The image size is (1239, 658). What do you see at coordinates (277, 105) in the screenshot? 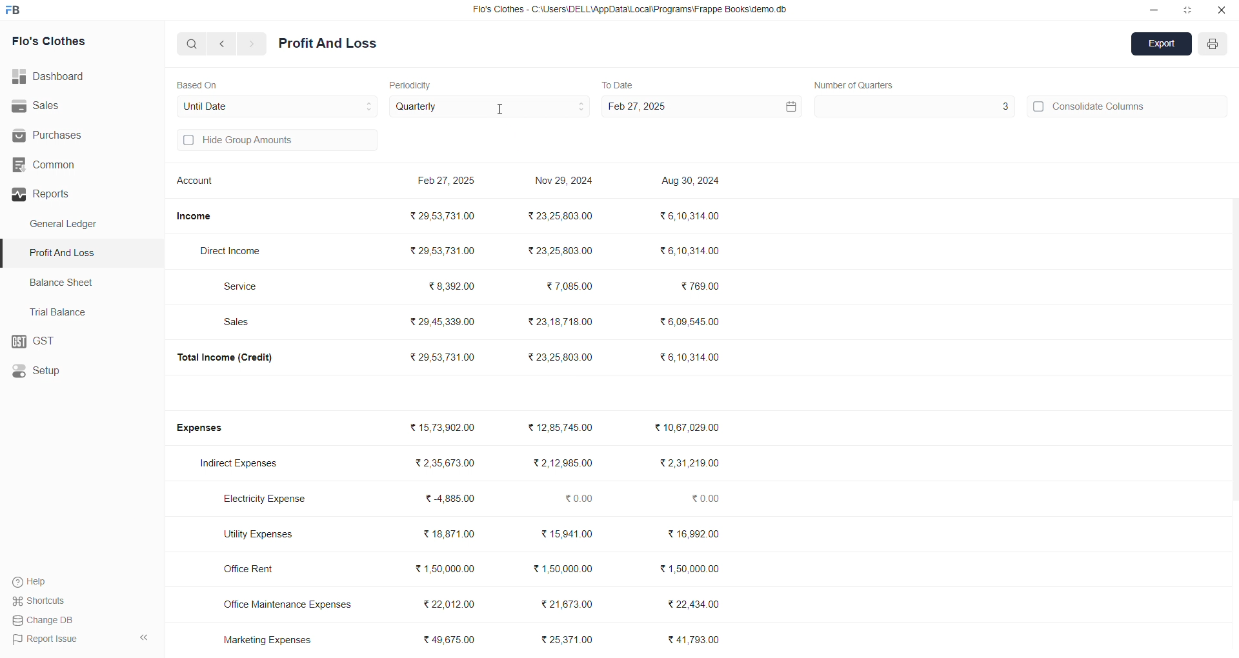
I see `Until Date` at bounding box center [277, 105].